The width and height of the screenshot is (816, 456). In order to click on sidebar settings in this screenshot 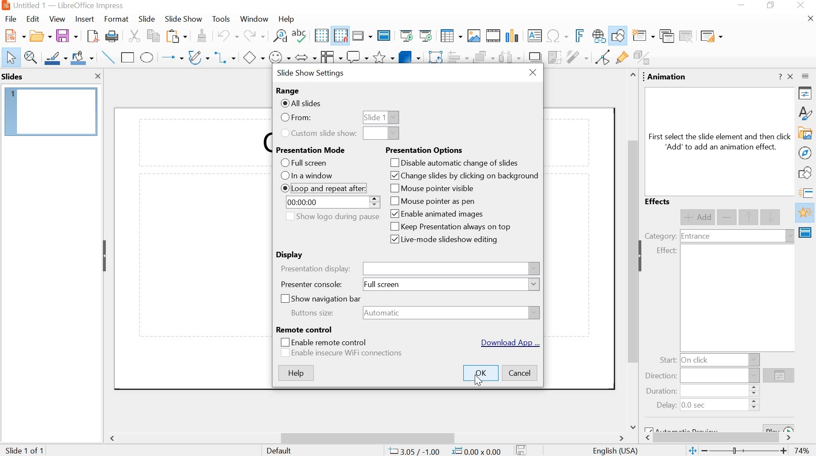, I will do `click(807, 78)`.